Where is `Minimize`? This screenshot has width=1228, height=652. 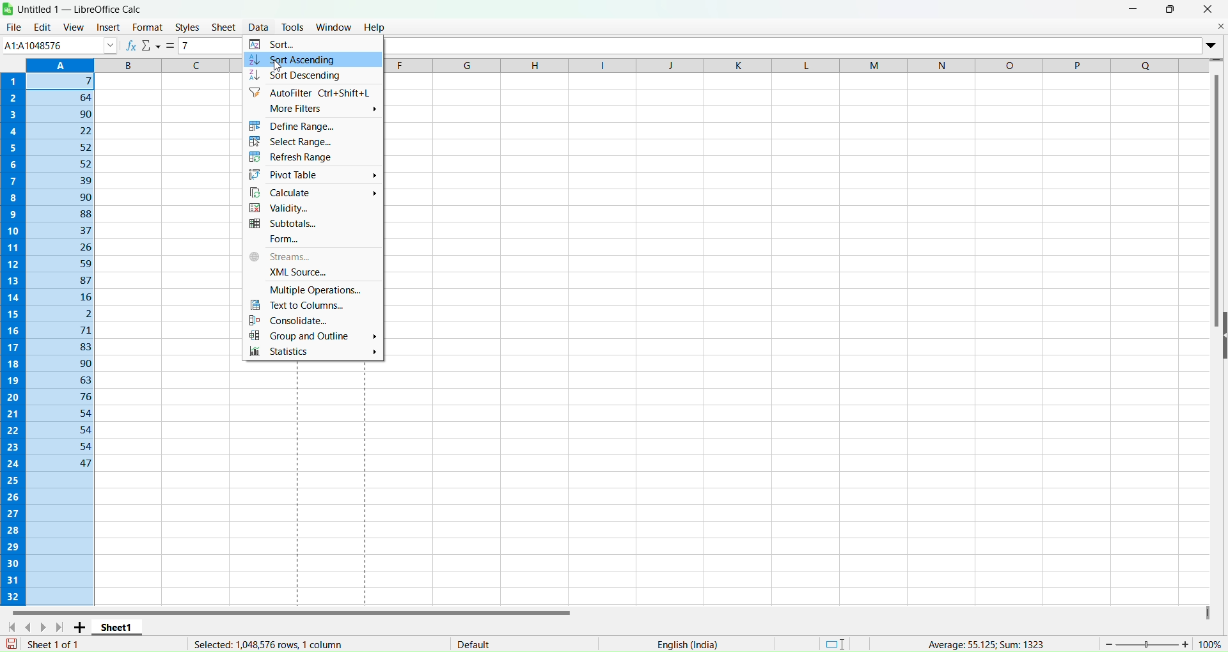 Minimize is located at coordinates (1134, 8).